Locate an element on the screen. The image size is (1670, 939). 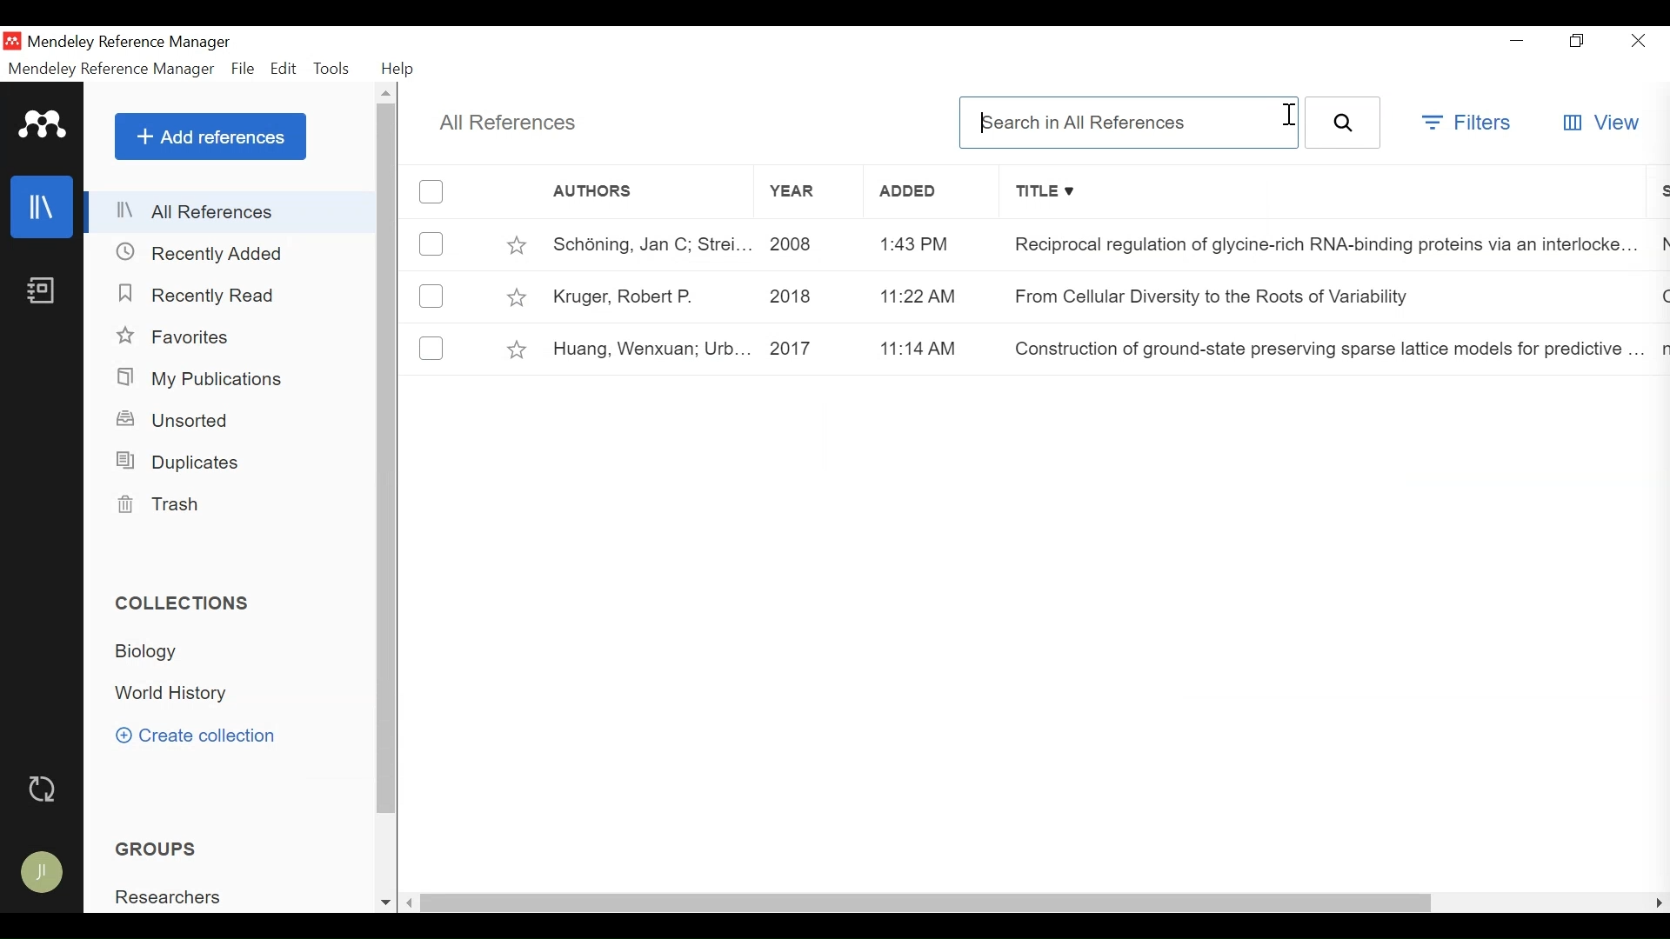
Authors is located at coordinates (627, 192).